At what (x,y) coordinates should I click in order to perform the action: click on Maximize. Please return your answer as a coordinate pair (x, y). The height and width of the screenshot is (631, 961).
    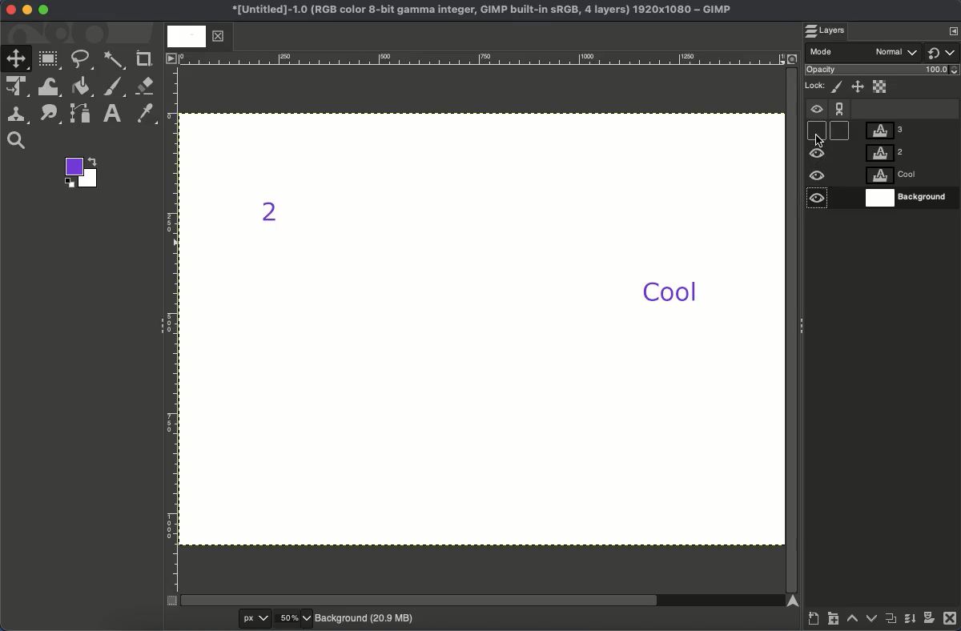
    Looking at the image, I should click on (44, 12).